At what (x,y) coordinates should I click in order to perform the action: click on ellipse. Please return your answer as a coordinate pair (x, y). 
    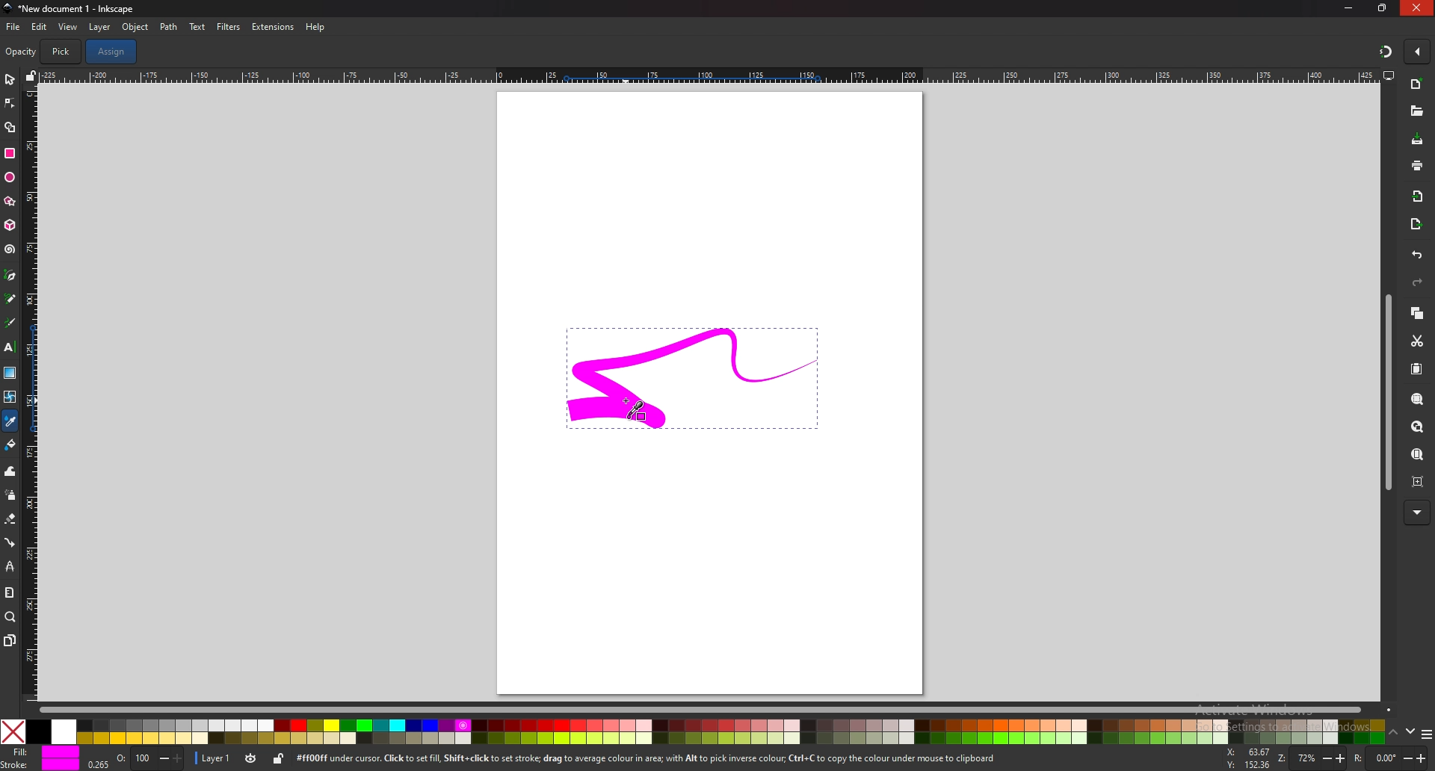
    Looking at the image, I should click on (10, 178).